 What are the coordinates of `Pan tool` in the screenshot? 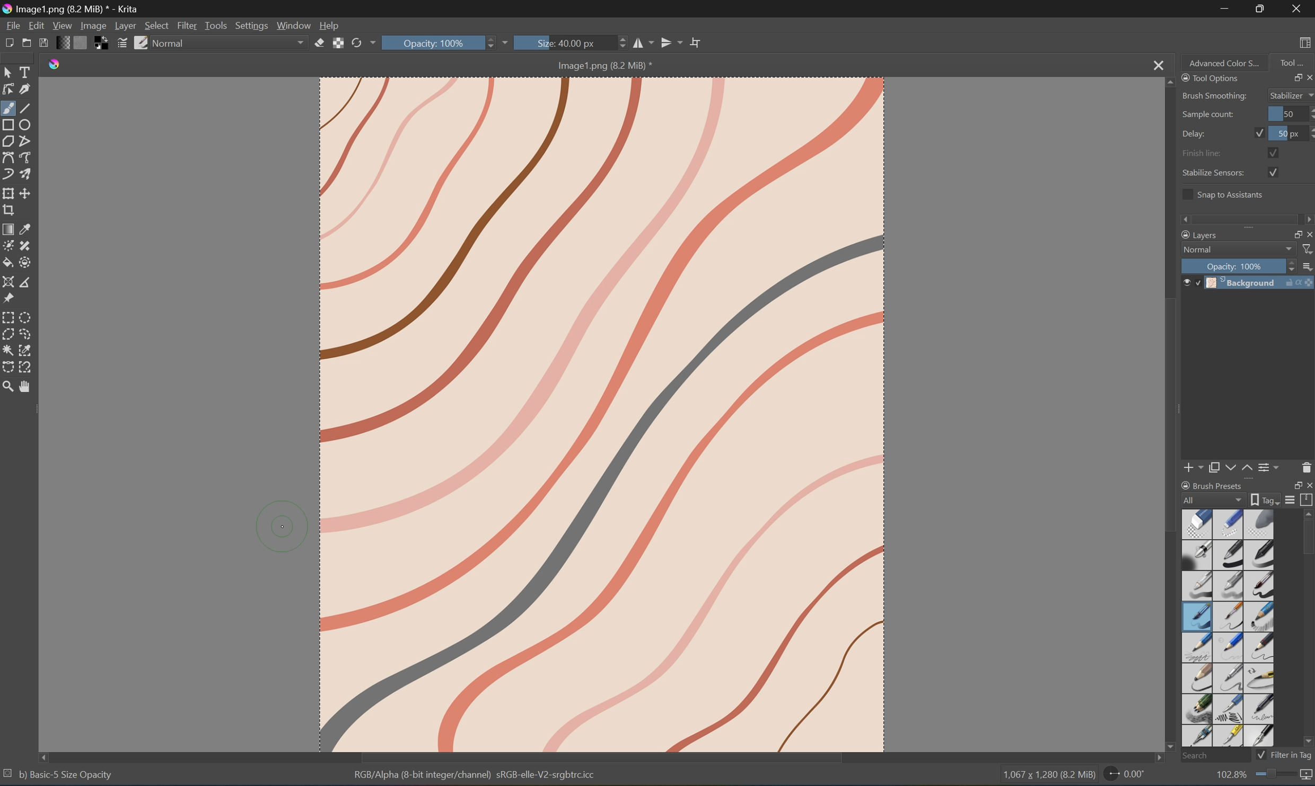 It's located at (27, 389).